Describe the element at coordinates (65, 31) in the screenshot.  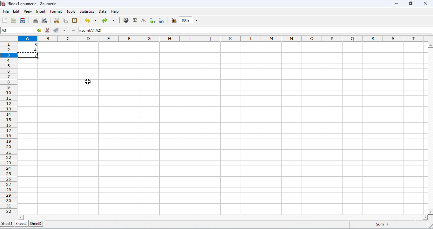
I see `accept multiple` at that location.